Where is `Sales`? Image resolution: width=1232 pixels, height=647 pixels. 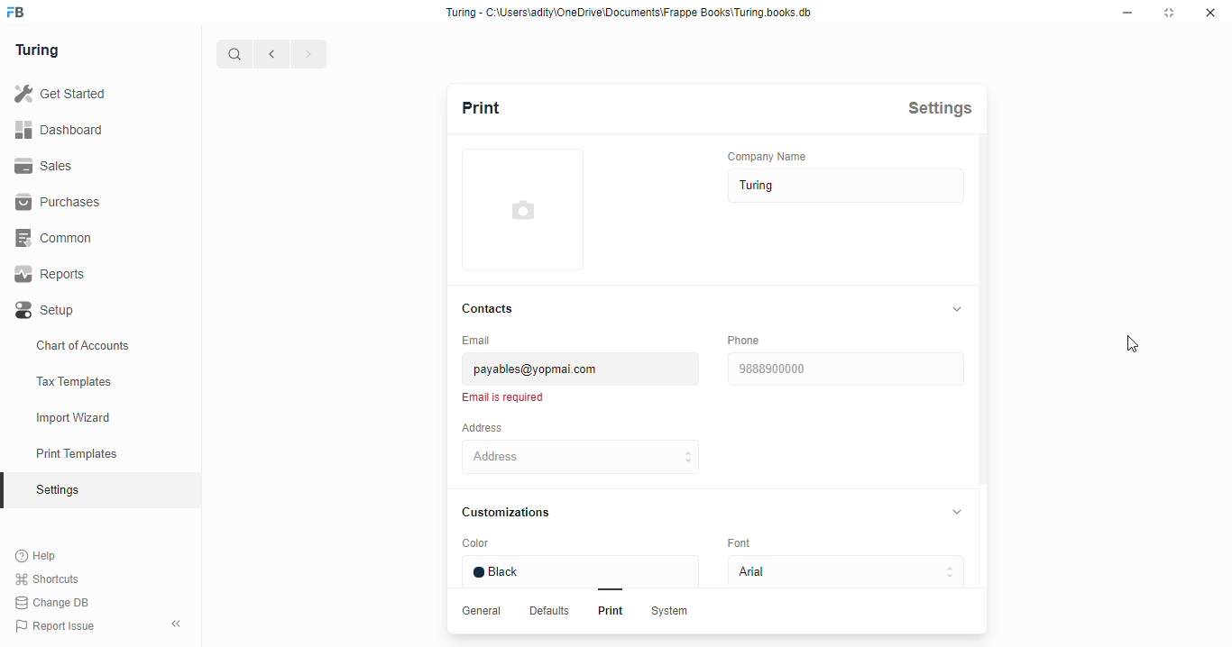
Sales is located at coordinates (52, 166).